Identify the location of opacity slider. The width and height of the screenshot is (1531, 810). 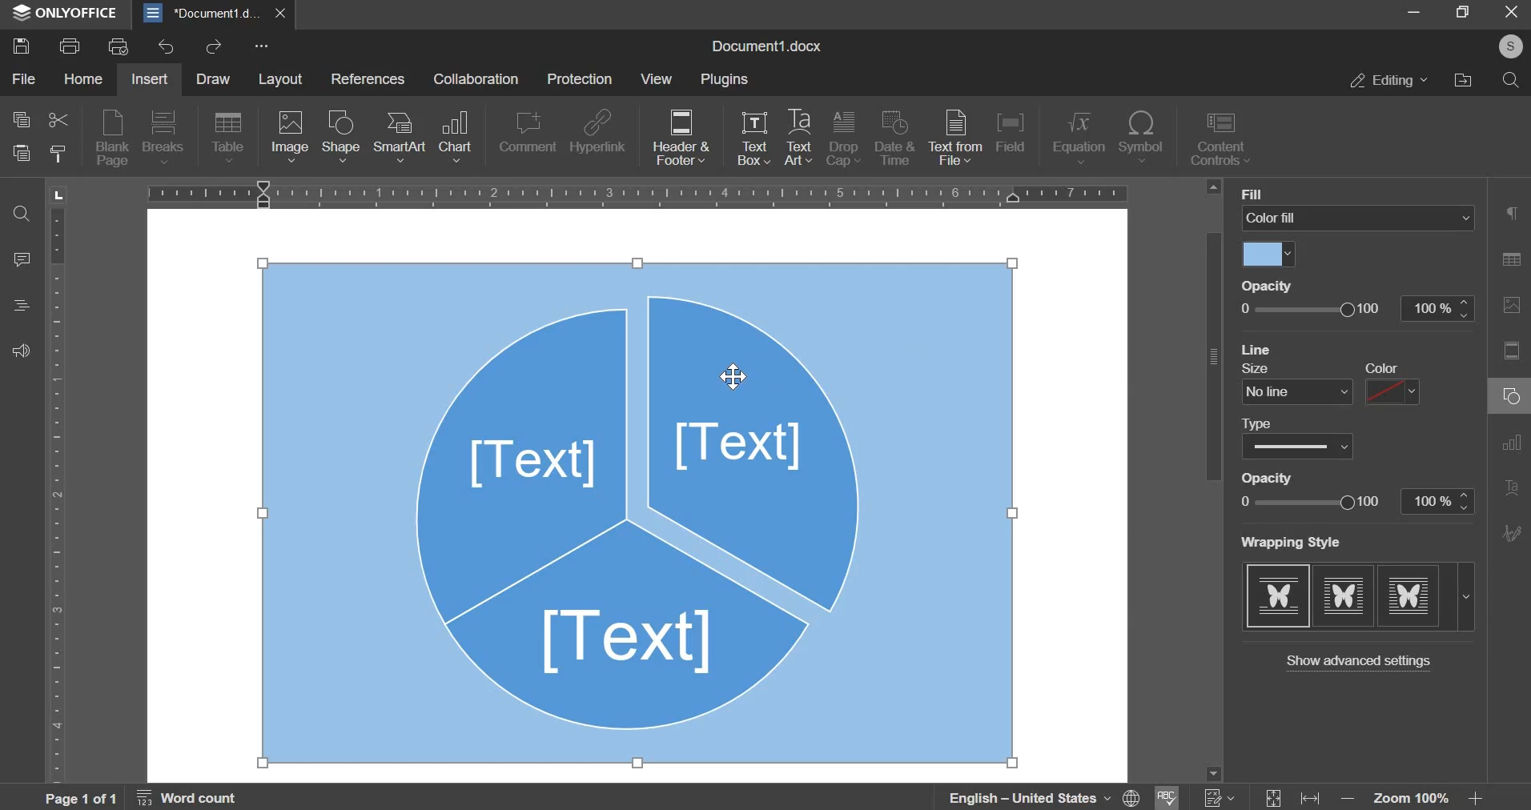
(1358, 308).